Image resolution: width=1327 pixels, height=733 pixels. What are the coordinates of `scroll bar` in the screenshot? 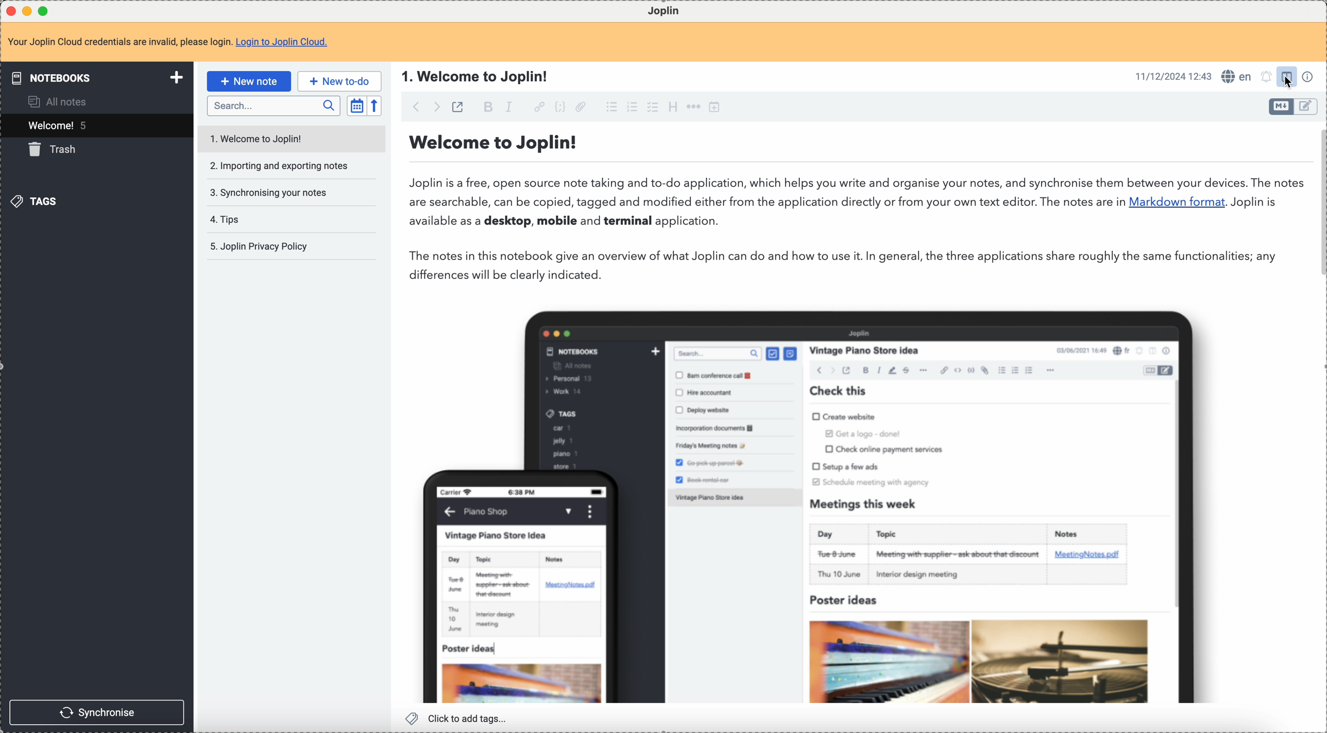 It's located at (1319, 199).